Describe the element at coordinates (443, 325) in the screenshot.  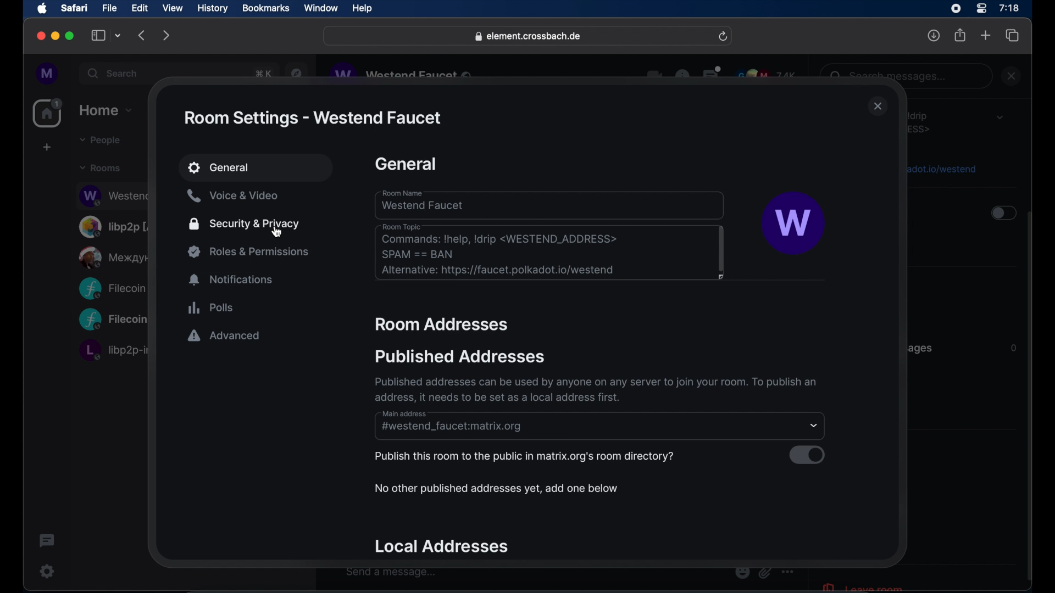
I see `room addresses` at that location.